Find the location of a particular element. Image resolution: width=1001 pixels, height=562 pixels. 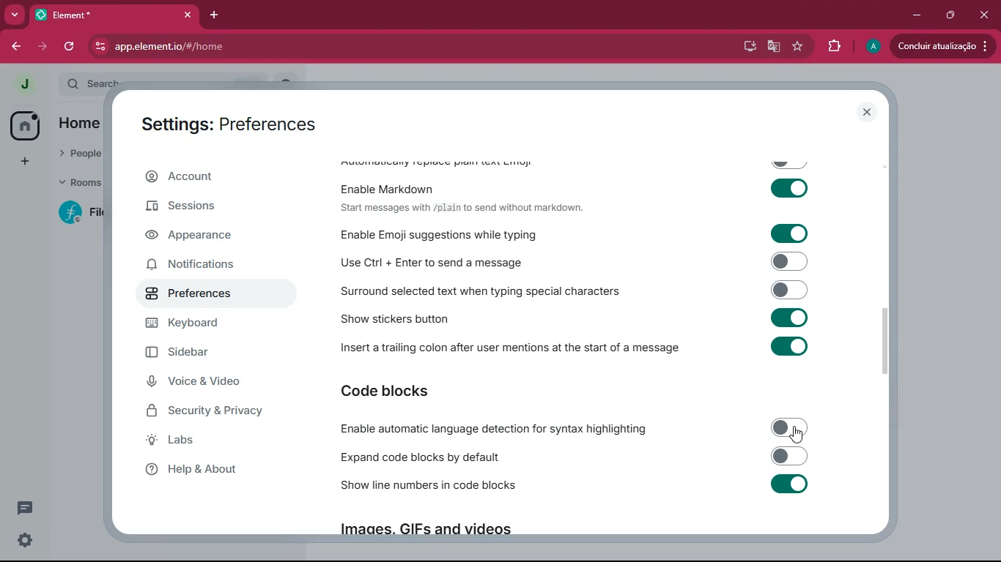

Show stickers button is located at coordinates (577, 318).